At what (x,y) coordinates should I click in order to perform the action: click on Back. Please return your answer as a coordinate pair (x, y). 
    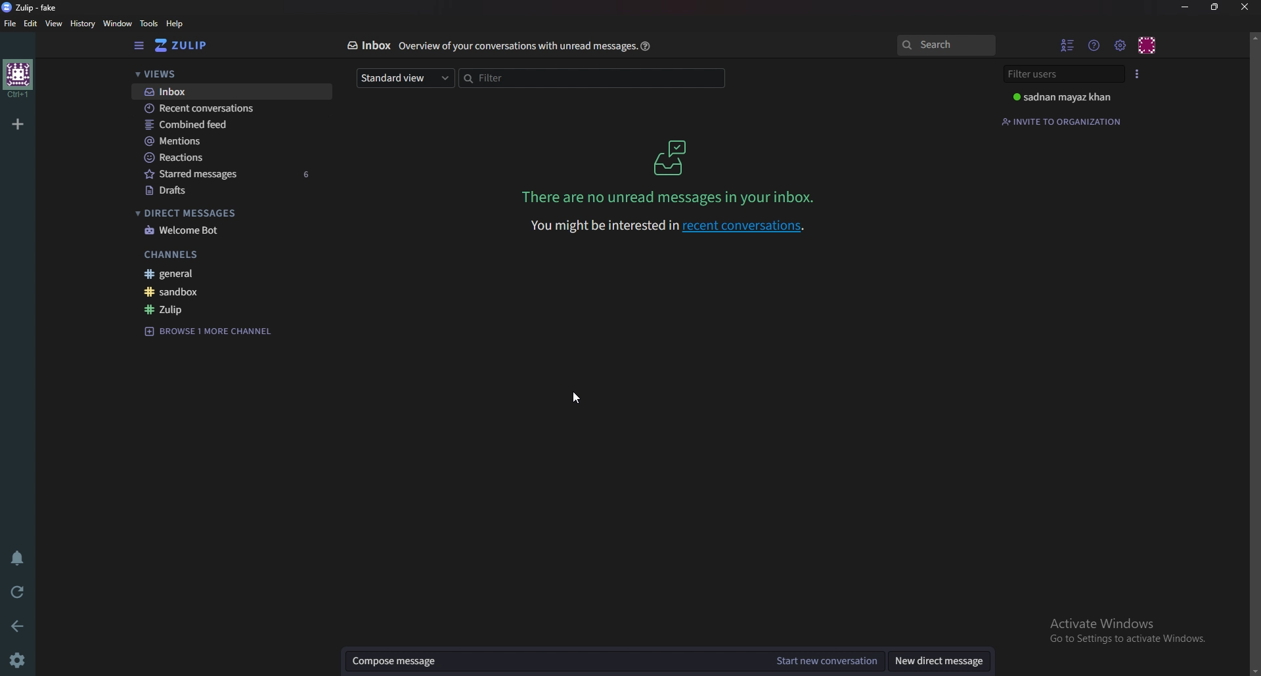
    Looking at the image, I should click on (20, 626).